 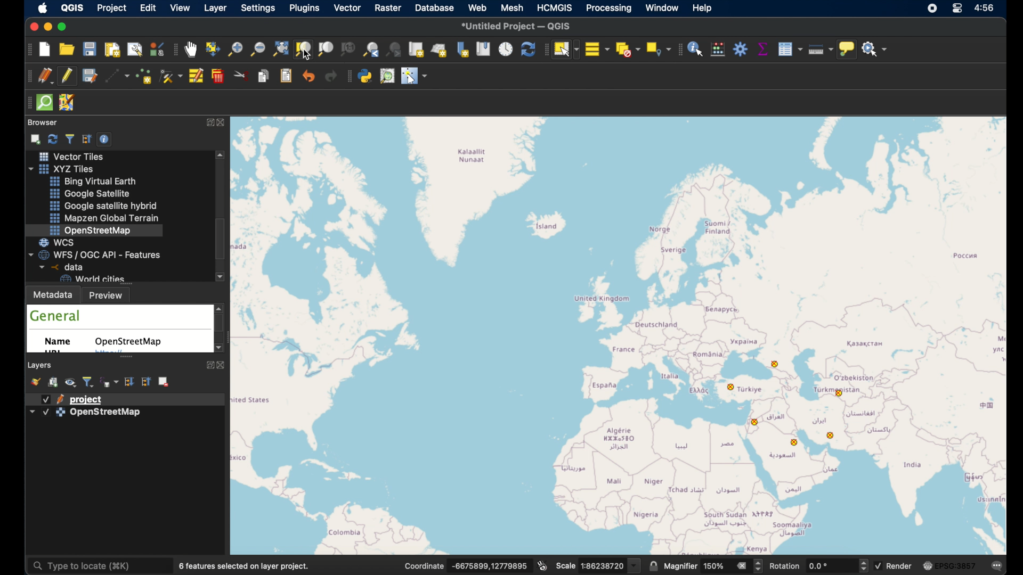 What do you see at coordinates (92, 278) in the screenshot?
I see `world cities` at bounding box center [92, 278].